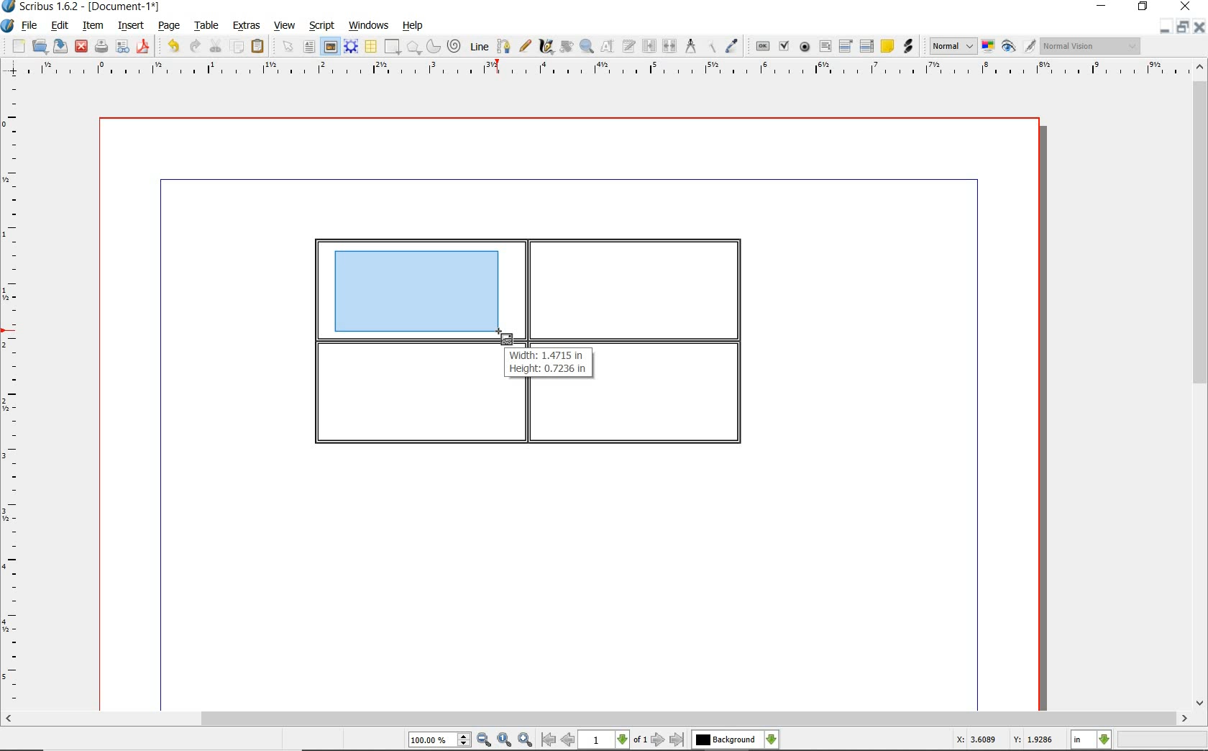 Image resolution: width=1208 pixels, height=751 pixels. I want to click on zoom to, so click(504, 740).